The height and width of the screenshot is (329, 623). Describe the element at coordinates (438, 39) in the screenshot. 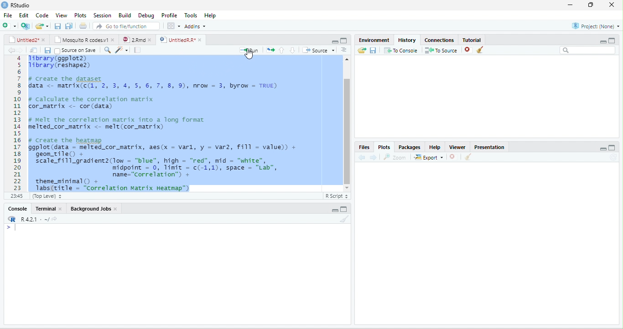

I see `connections` at that location.